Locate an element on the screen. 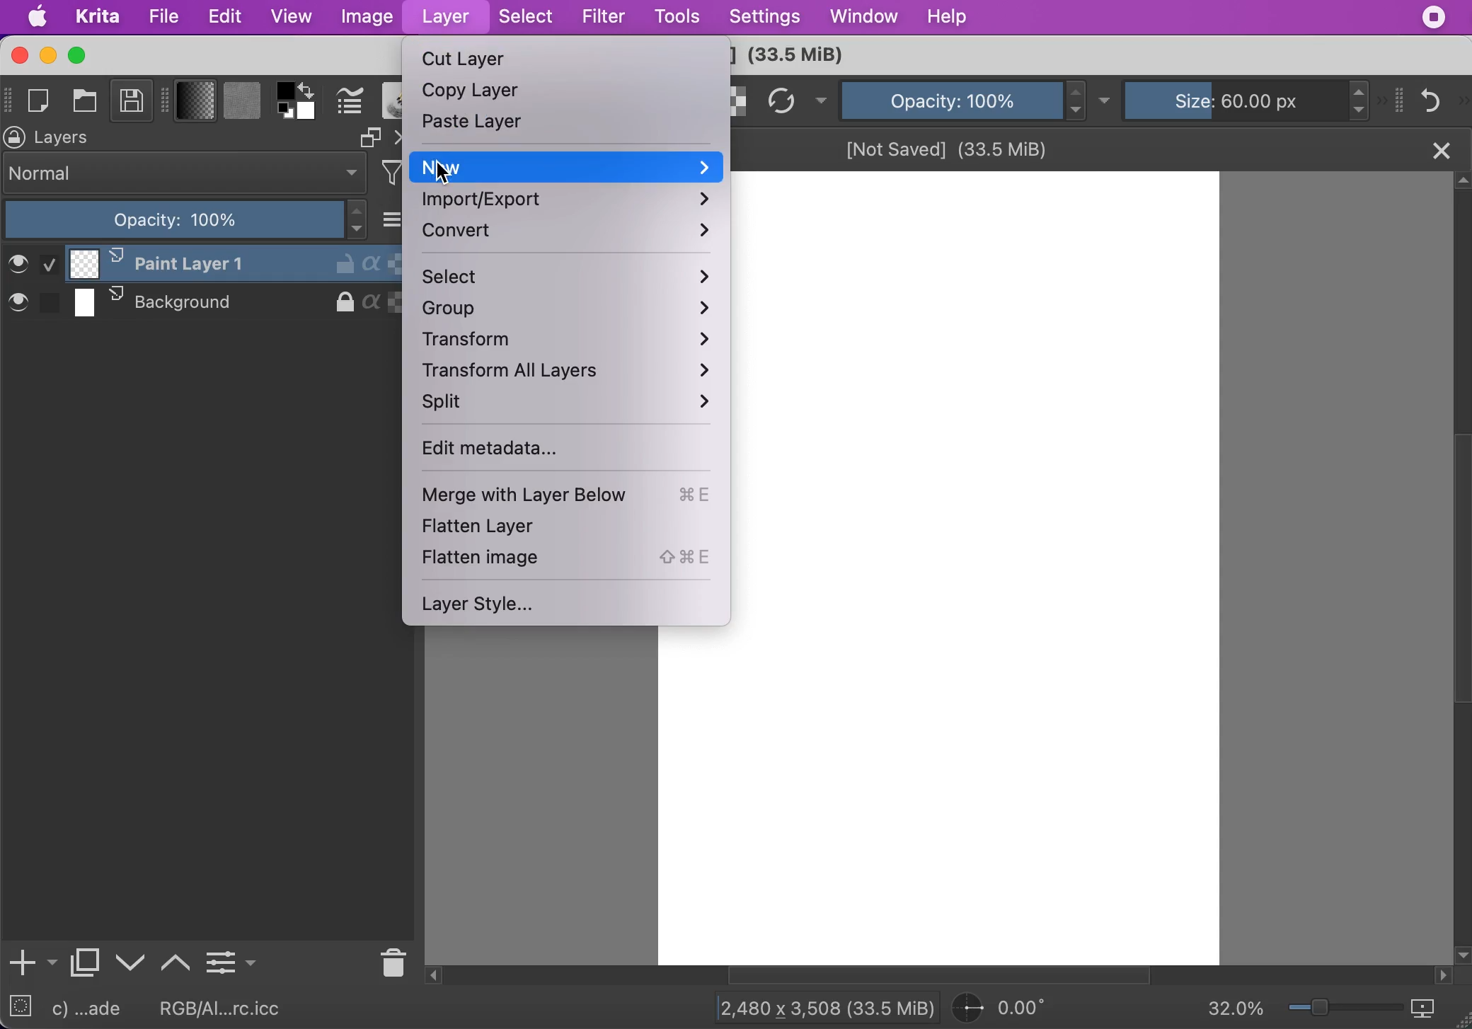 The image size is (1472, 1029). layer is located at coordinates (444, 18).